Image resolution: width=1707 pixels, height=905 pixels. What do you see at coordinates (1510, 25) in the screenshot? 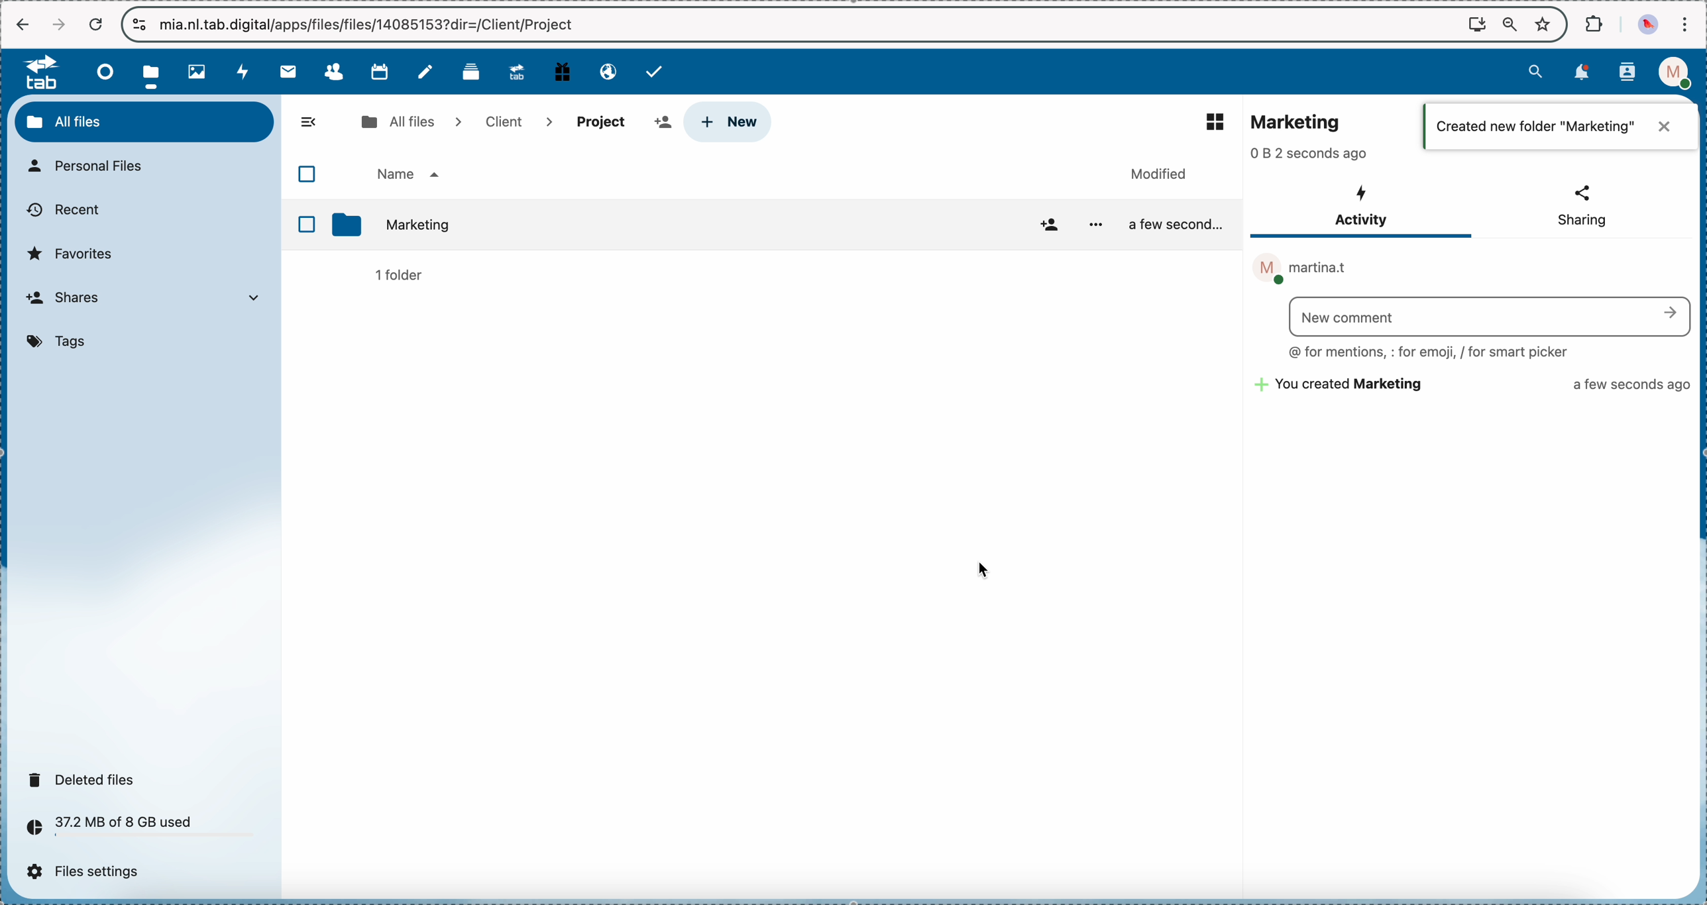
I see `zoom out` at bounding box center [1510, 25].